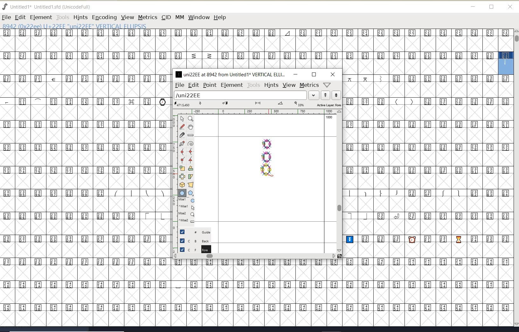 The height and width of the screenshot is (332, 519). Describe the element at coordinates (254, 85) in the screenshot. I see `tools` at that location.